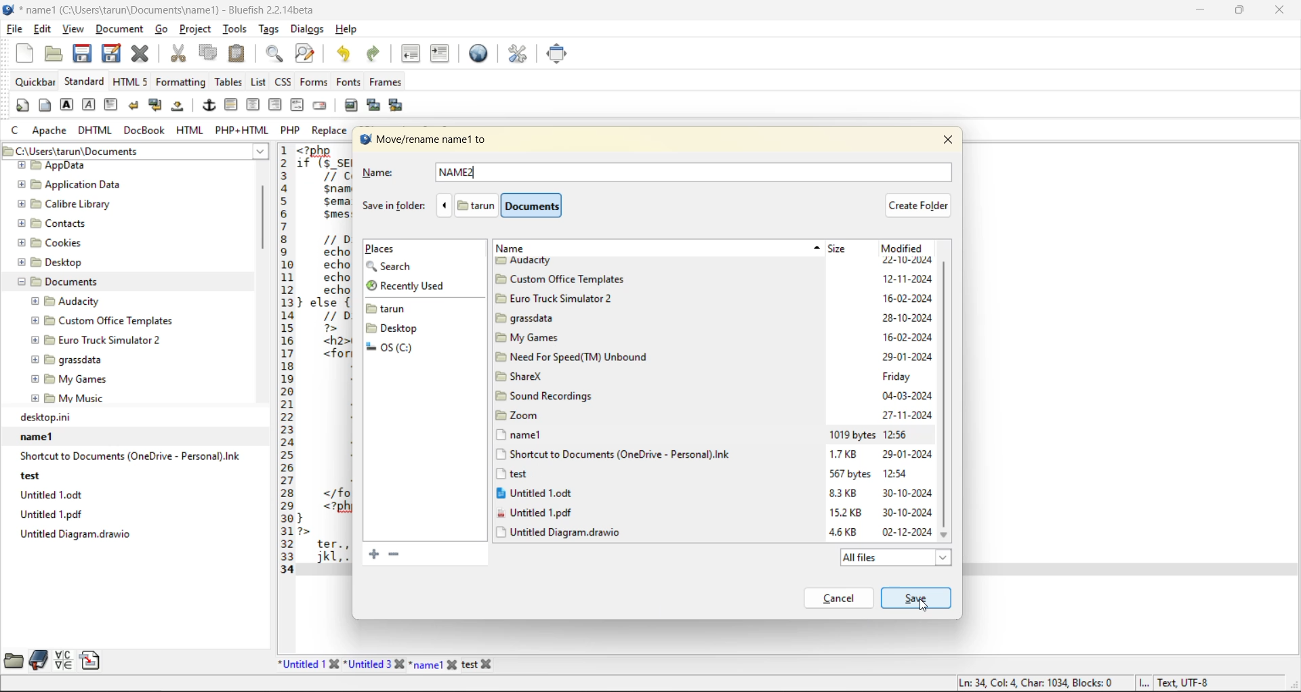 The height and width of the screenshot is (692, 1301). Describe the element at coordinates (136, 107) in the screenshot. I see `break` at that location.